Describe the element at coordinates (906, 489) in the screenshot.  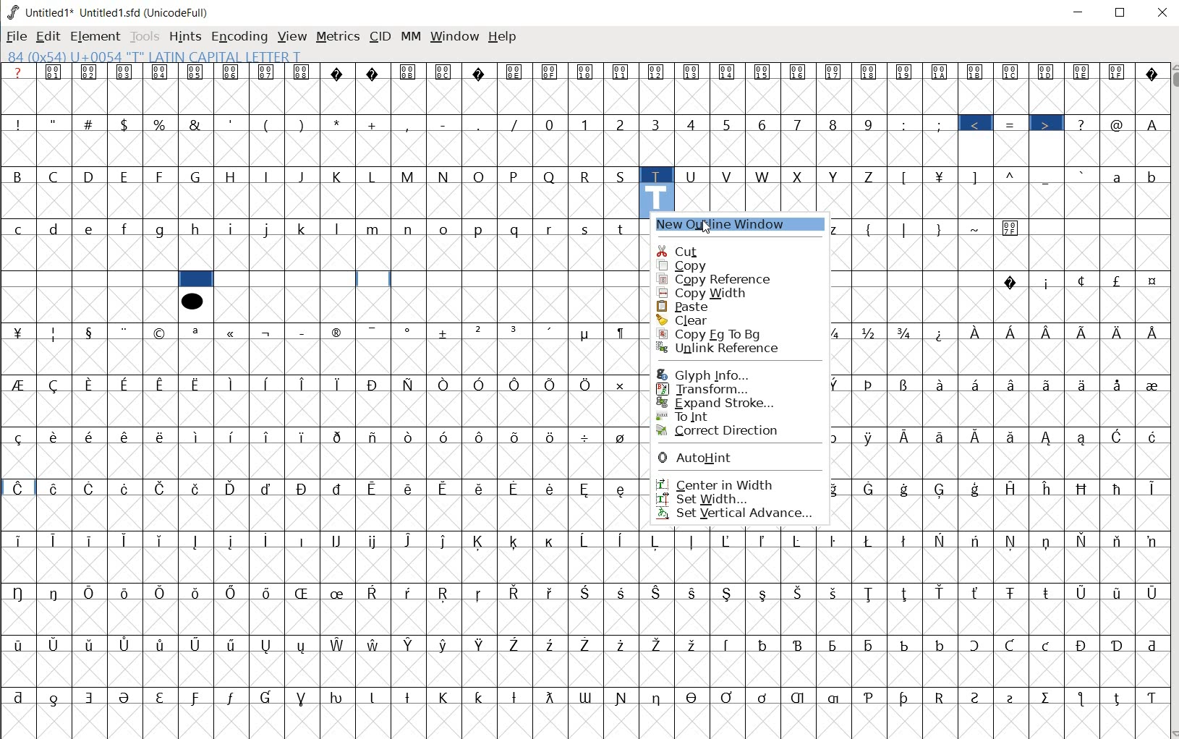
I see `Symbol` at that location.